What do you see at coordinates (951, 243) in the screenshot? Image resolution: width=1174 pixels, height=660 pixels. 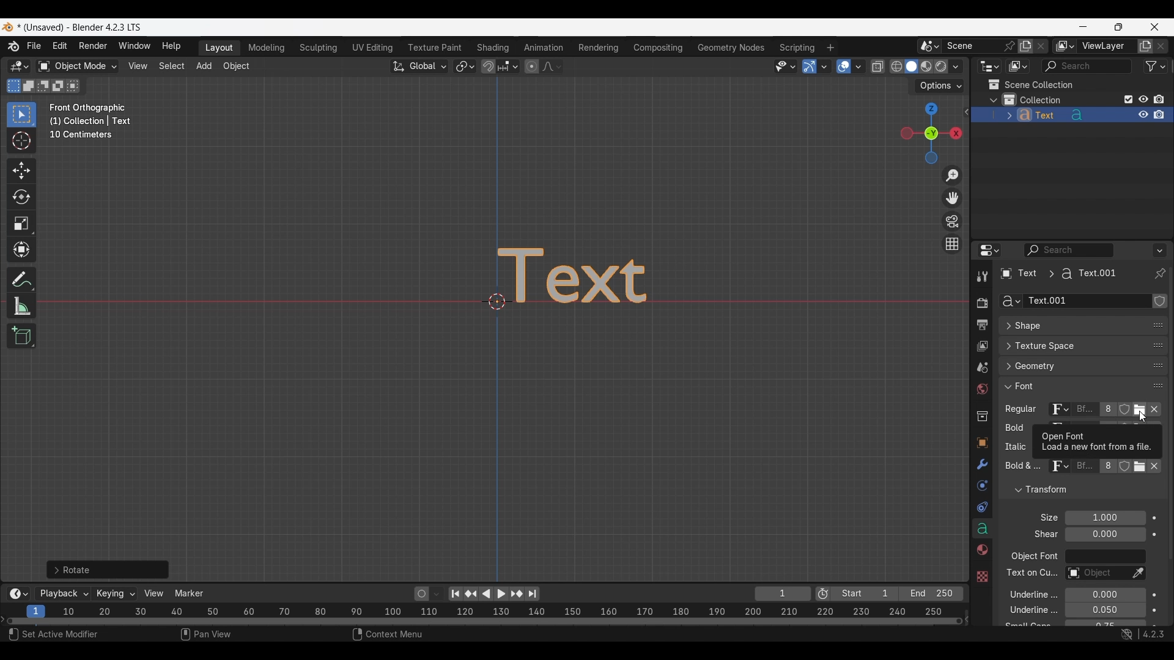 I see `Switch the current view from perspective/orthographic projection` at bounding box center [951, 243].